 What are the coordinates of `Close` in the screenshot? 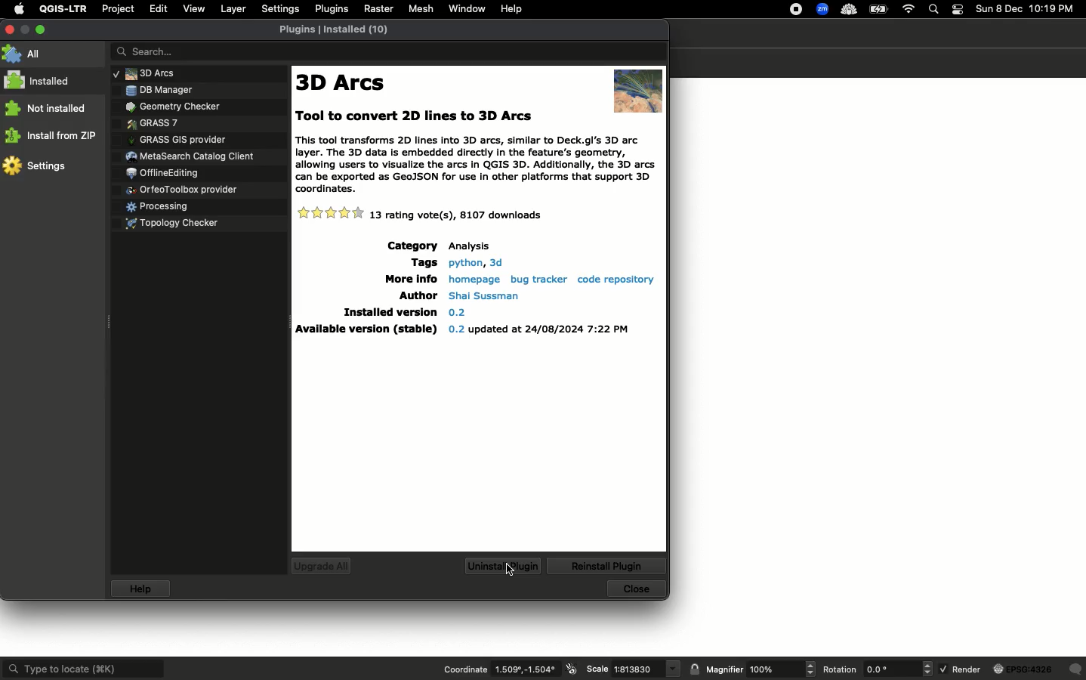 It's located at (634, 590).